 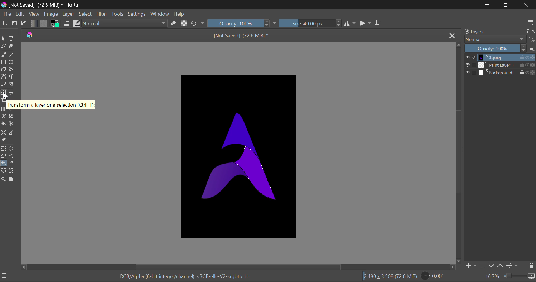 I want to click on Page Rotation, so click(x=436, y=276).